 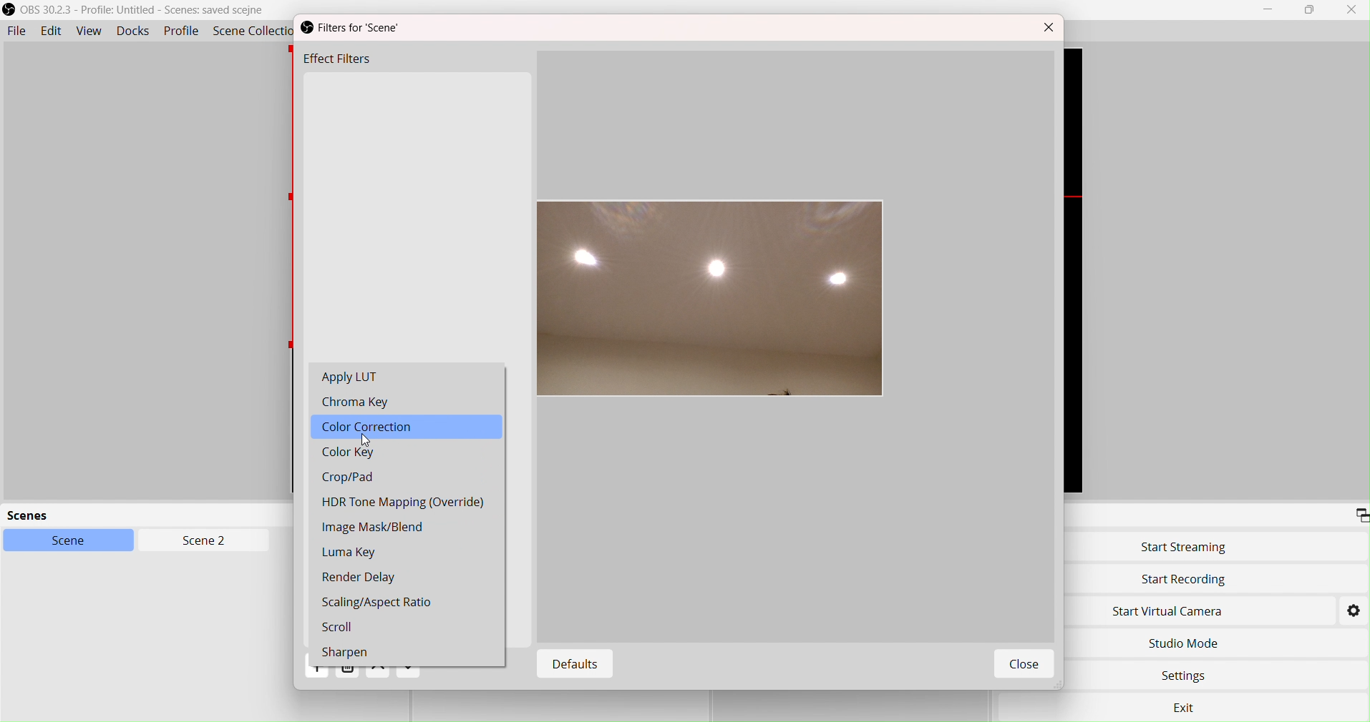 I want to click on View, so click(x=89, y=31).